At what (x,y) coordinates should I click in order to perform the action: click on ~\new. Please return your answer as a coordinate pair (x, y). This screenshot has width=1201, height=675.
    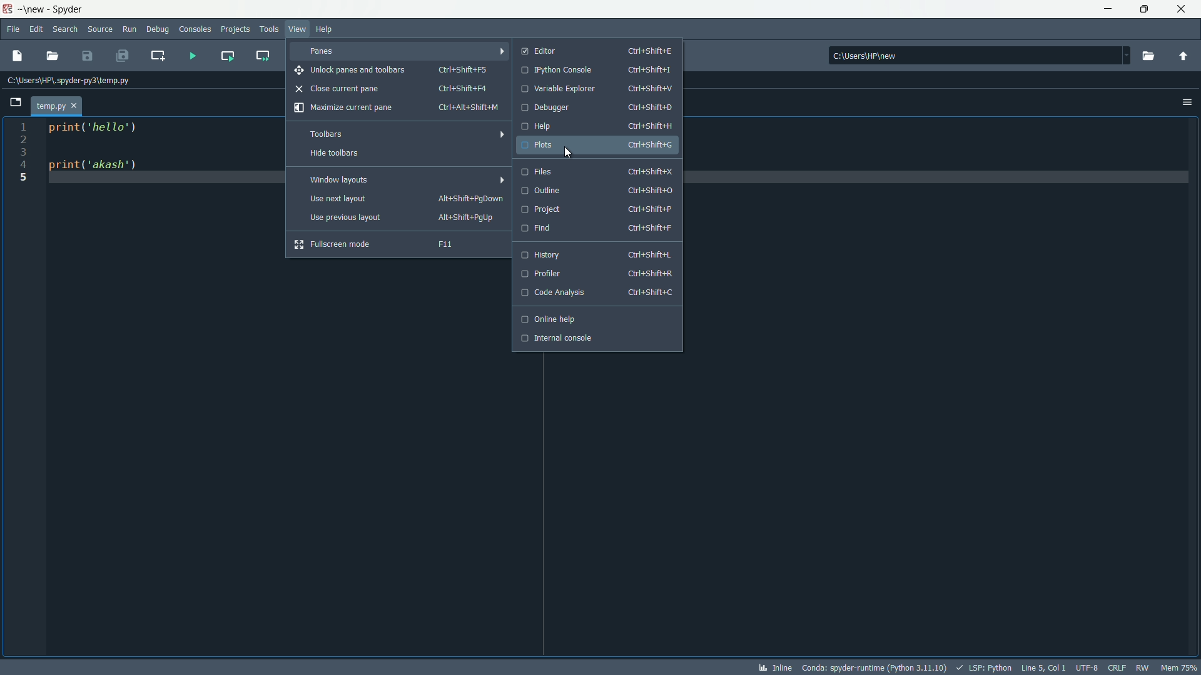
    Looking at the image, I should click on (35, 11).